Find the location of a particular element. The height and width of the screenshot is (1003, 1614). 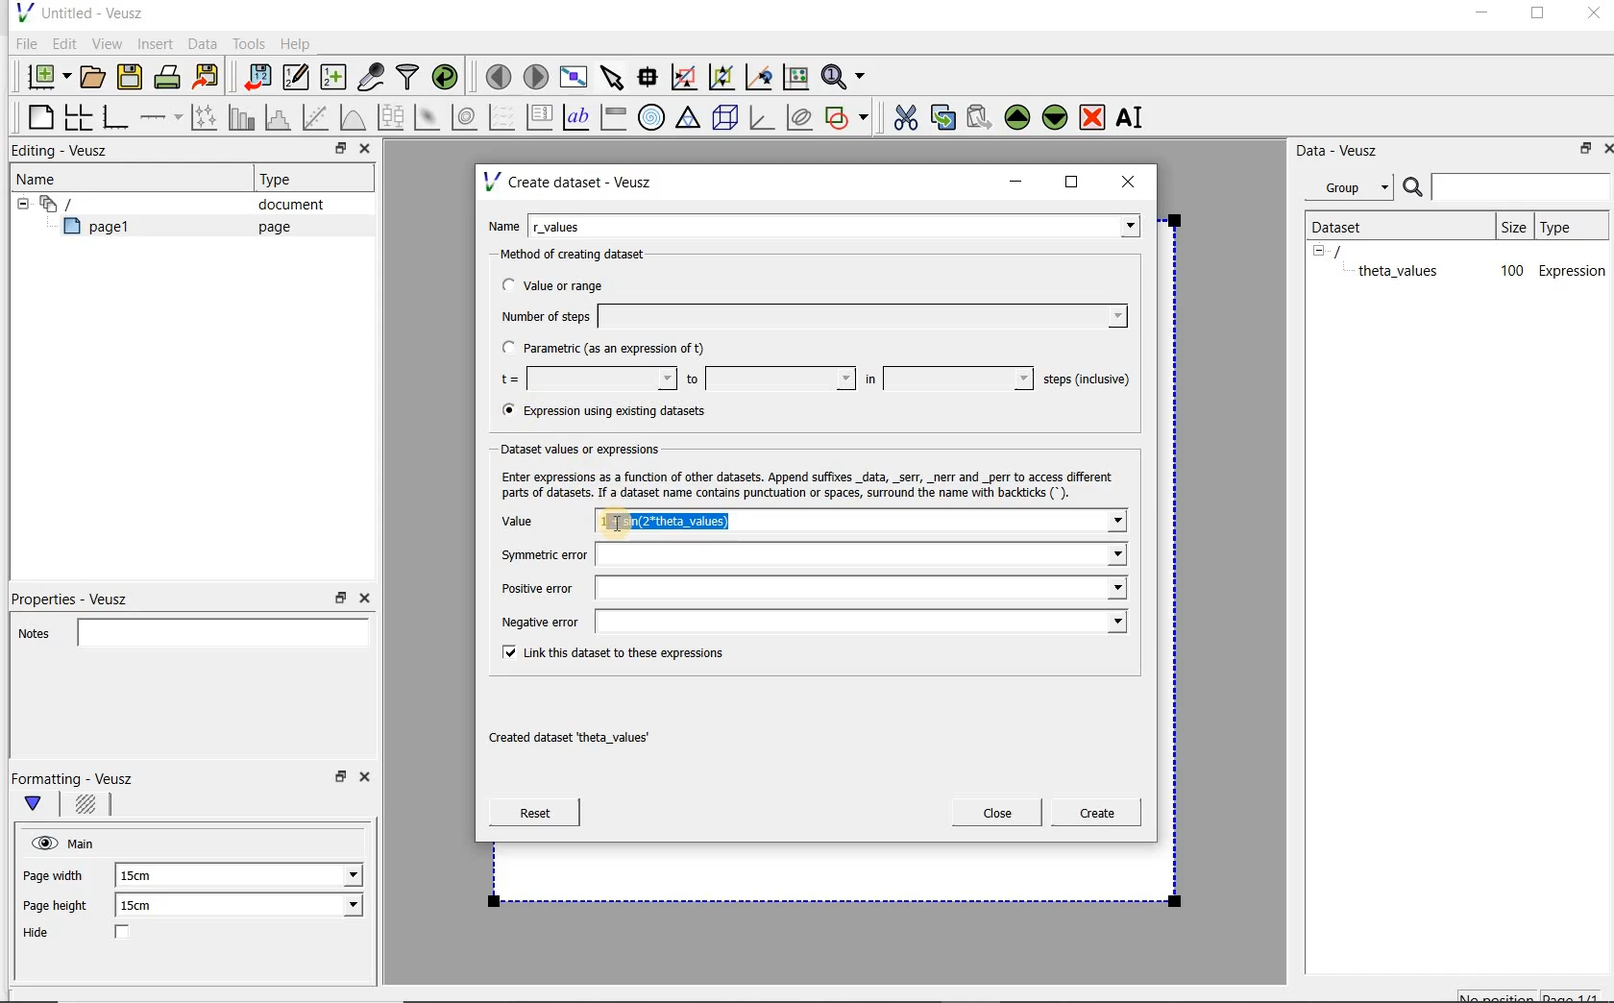

document is located at coordinates (283, 205).